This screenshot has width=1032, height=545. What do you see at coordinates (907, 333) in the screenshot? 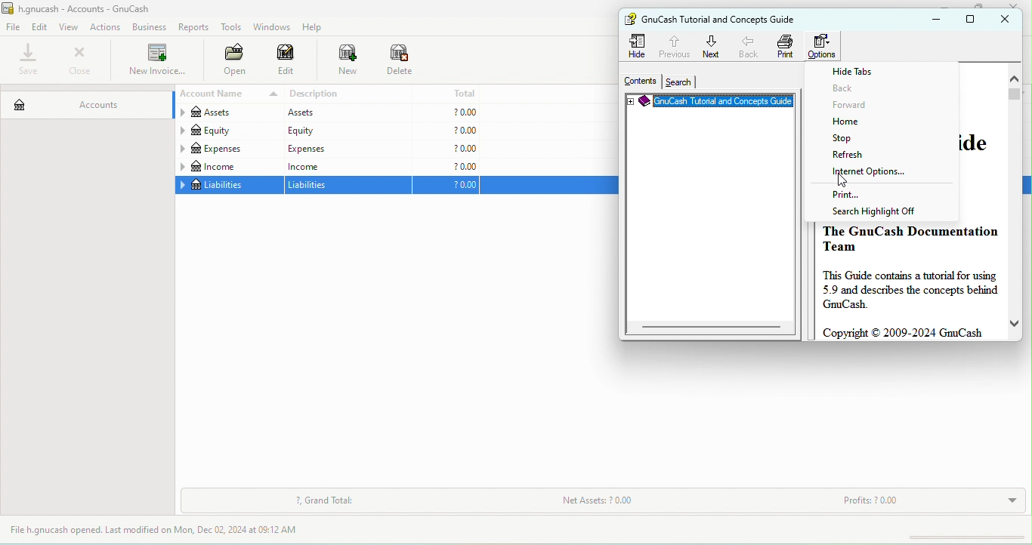
I see `copyright c 2009-2024 gnucash` at bounding box center [907, 333].